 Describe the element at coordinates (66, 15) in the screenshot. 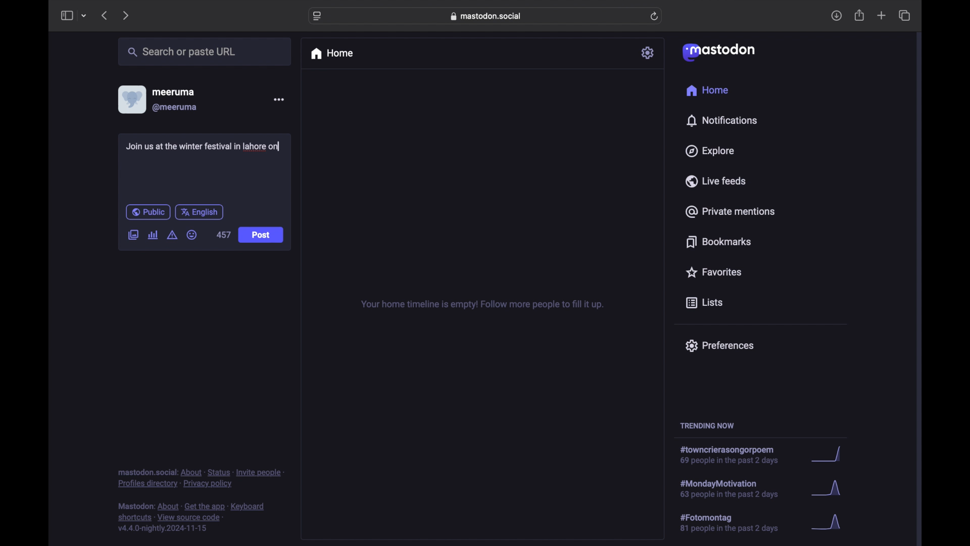

I see `sidebar` at that location.